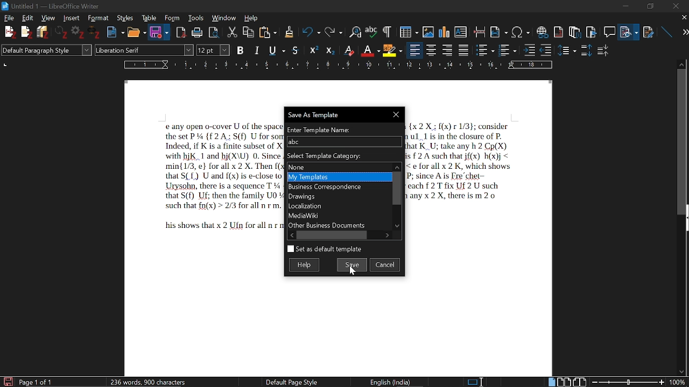 The image size is (689, 387). I want to click on align left, so click(415, 49).